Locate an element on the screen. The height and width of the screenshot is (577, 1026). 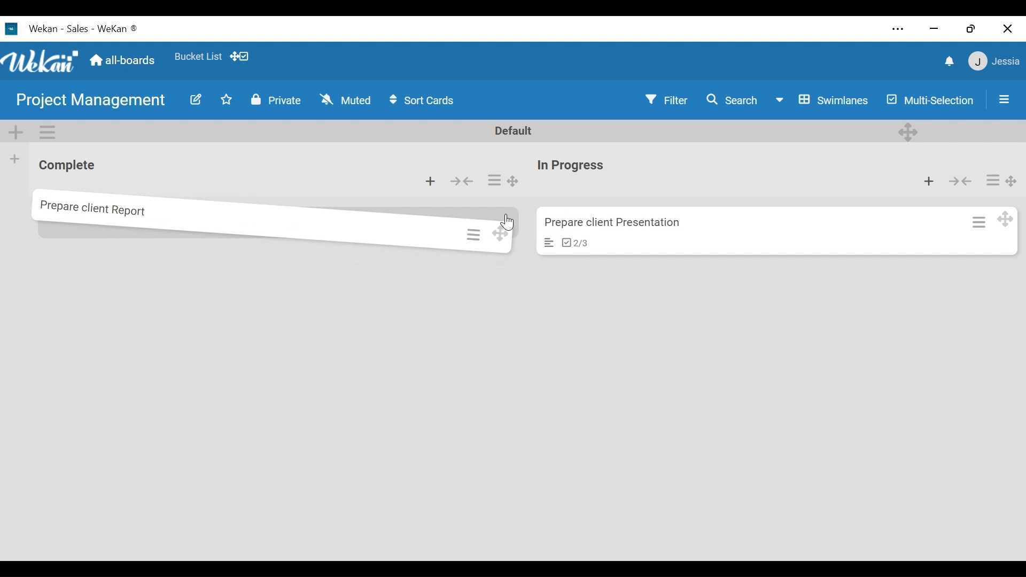
Sidebar is located at coordinates (1002, 96).